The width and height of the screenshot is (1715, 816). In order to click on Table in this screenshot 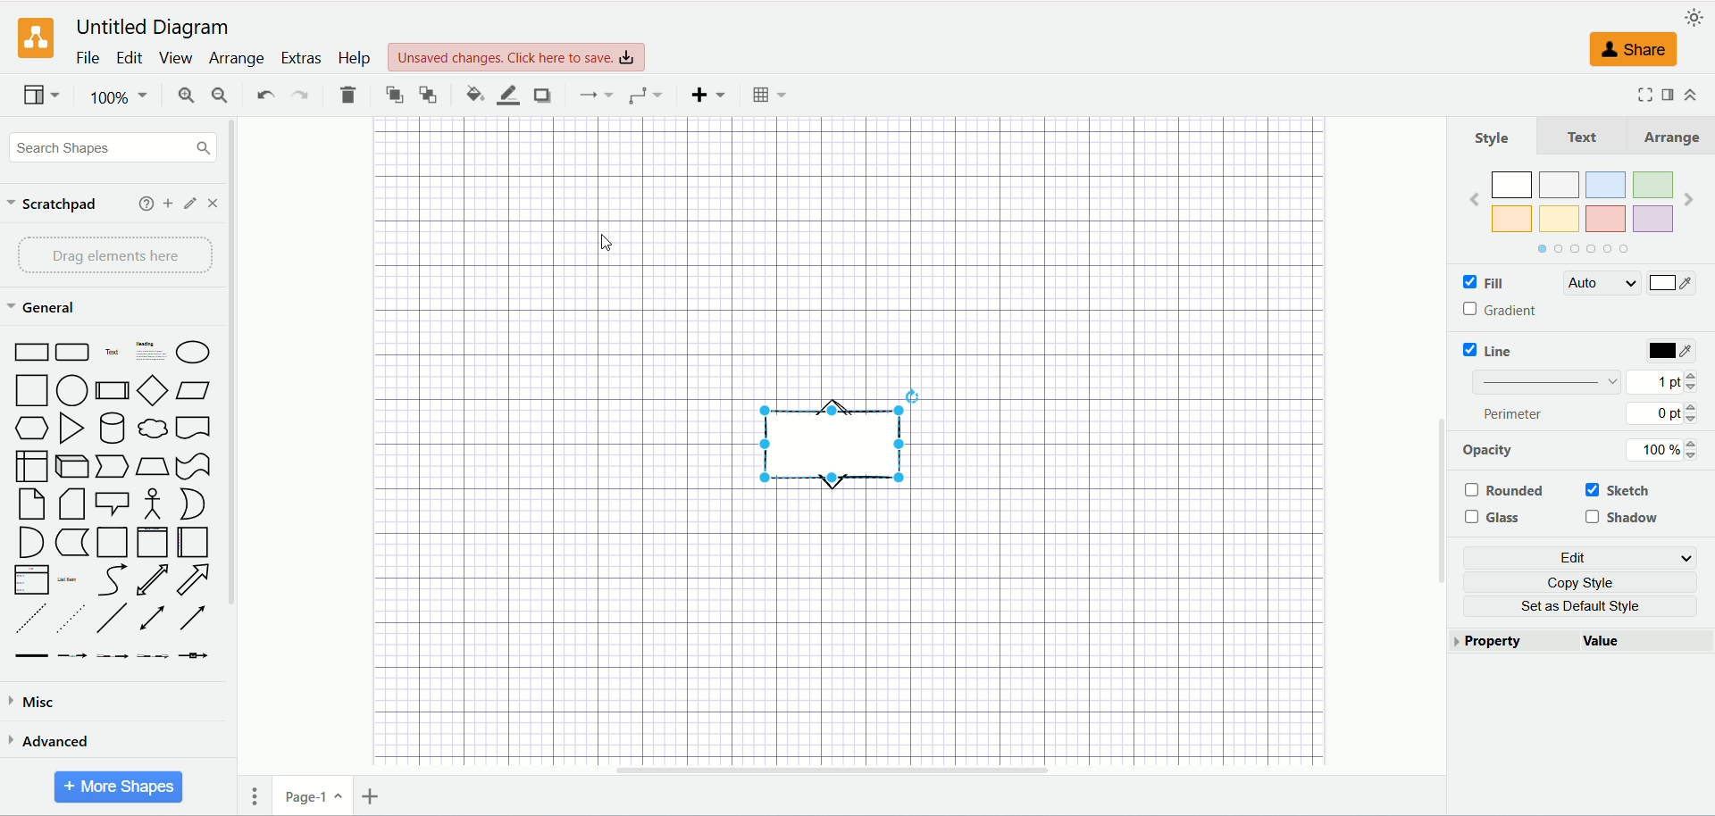, I will do `click(768, 95)`.